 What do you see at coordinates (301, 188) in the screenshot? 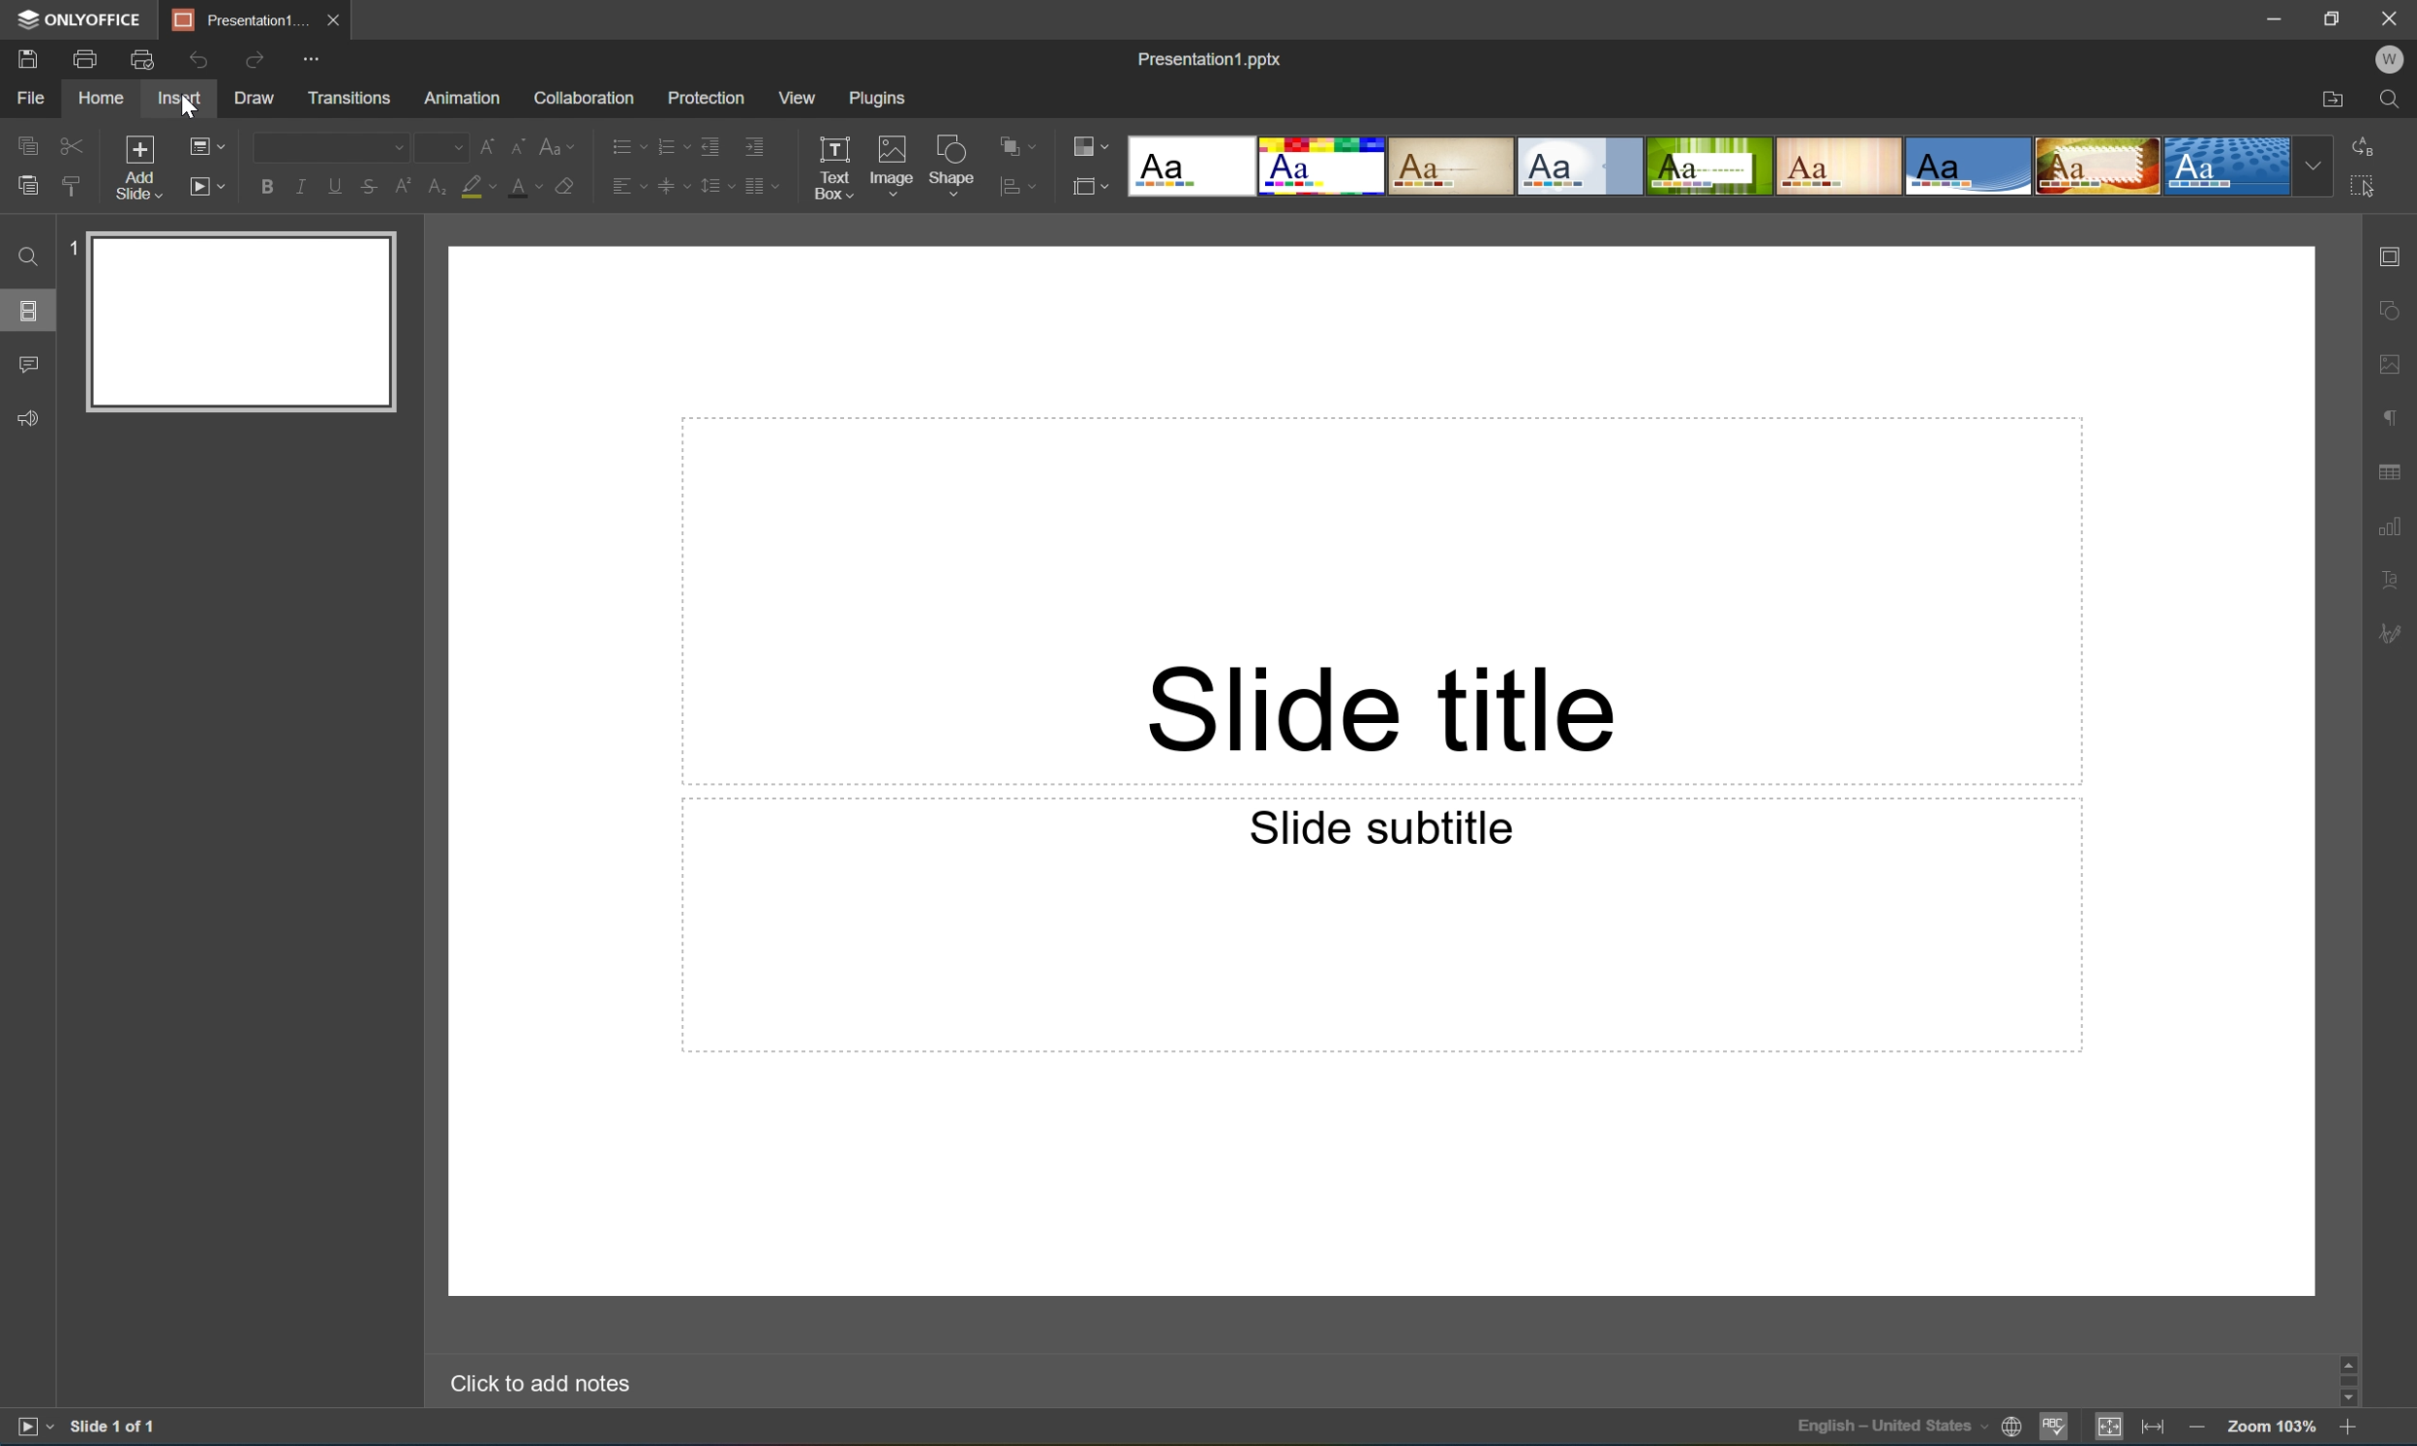
I see `Italic` at bounding box center [301, 188].